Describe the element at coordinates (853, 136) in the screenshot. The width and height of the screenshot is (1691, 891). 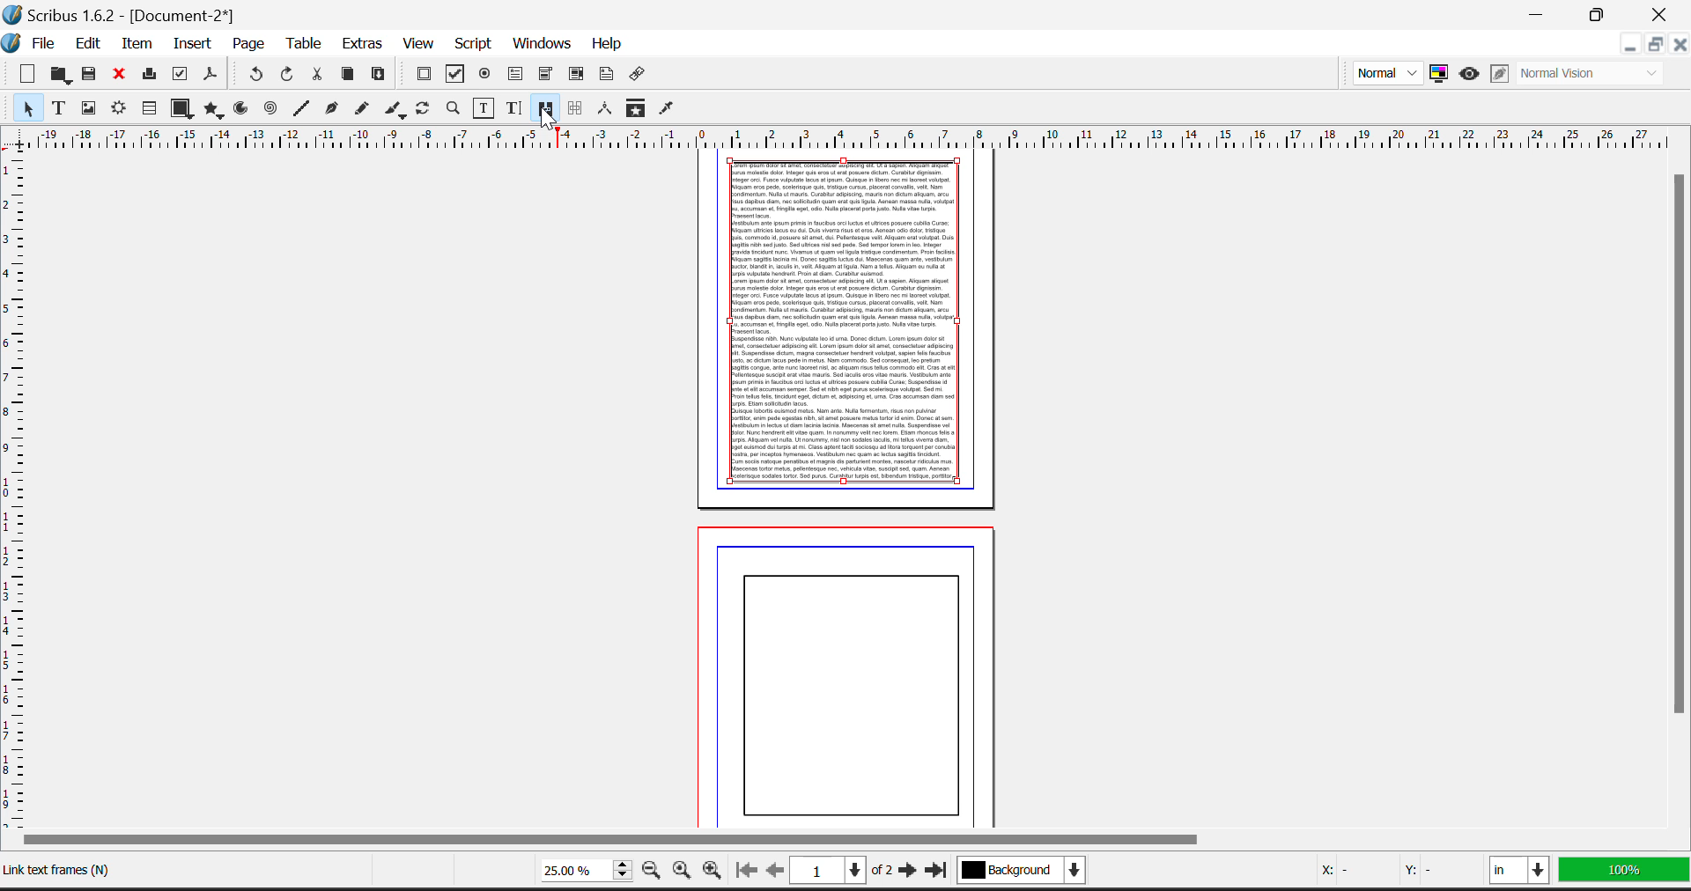
I see `Vertical Page Margins` at that location.